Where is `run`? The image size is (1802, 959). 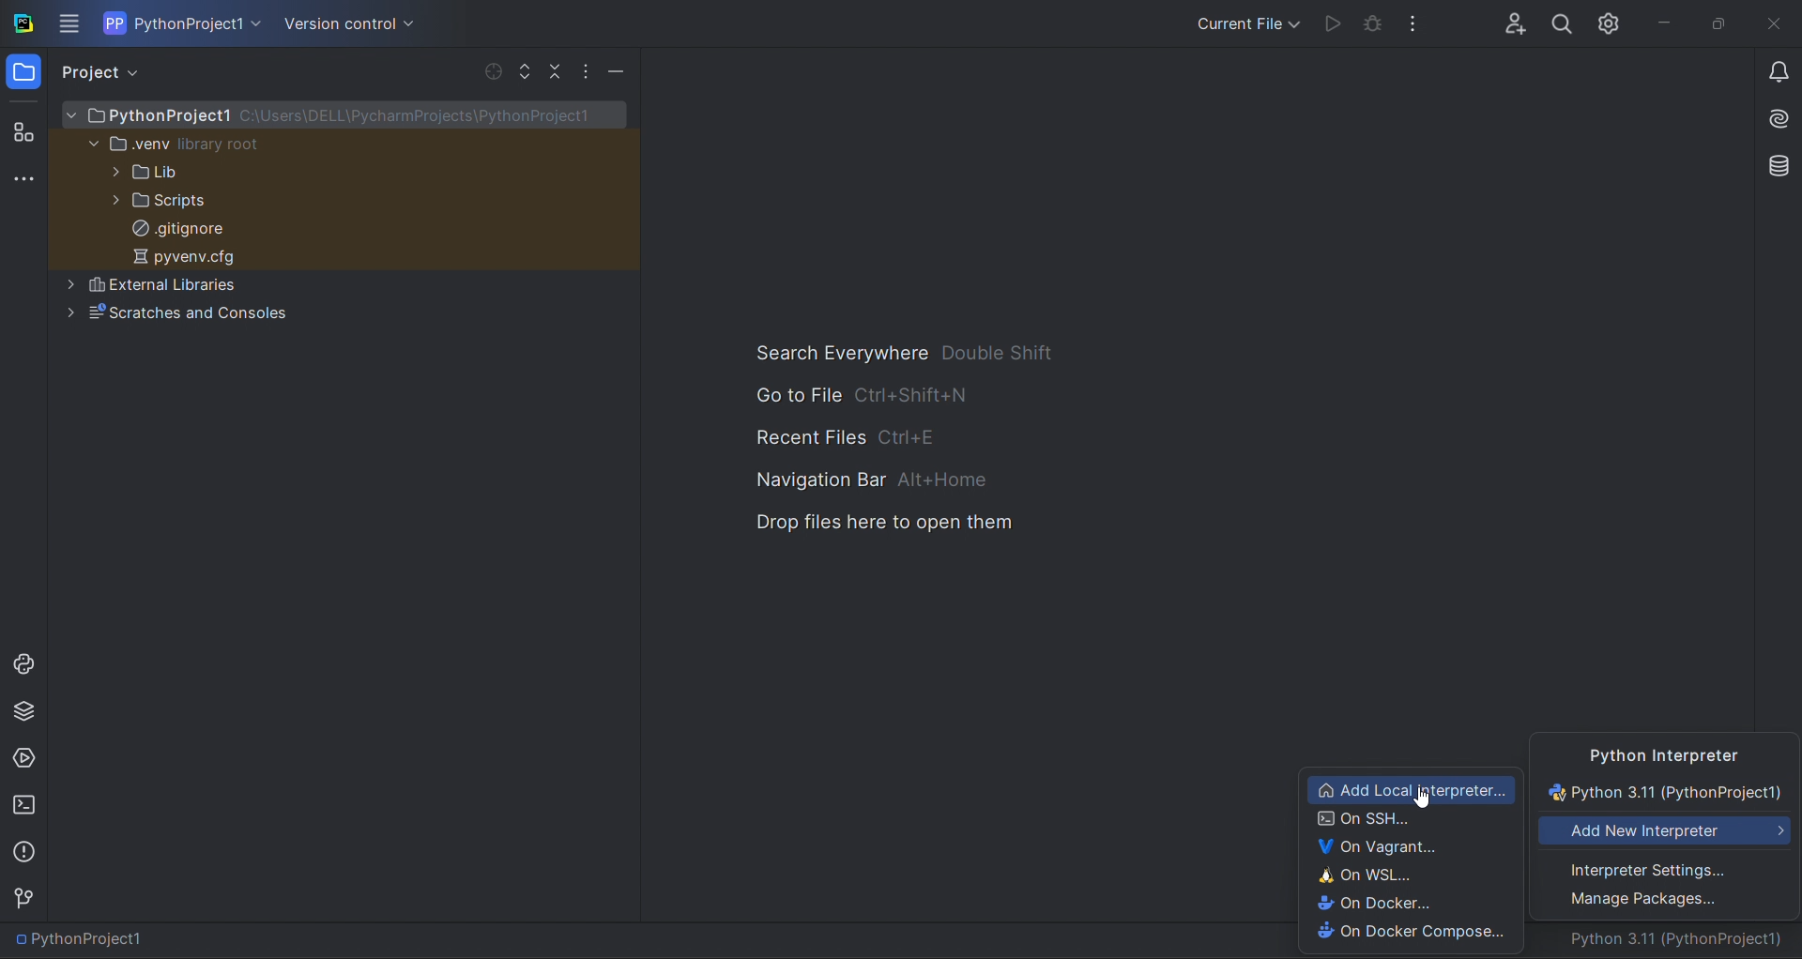 run is located at coordinates (1329, 23).